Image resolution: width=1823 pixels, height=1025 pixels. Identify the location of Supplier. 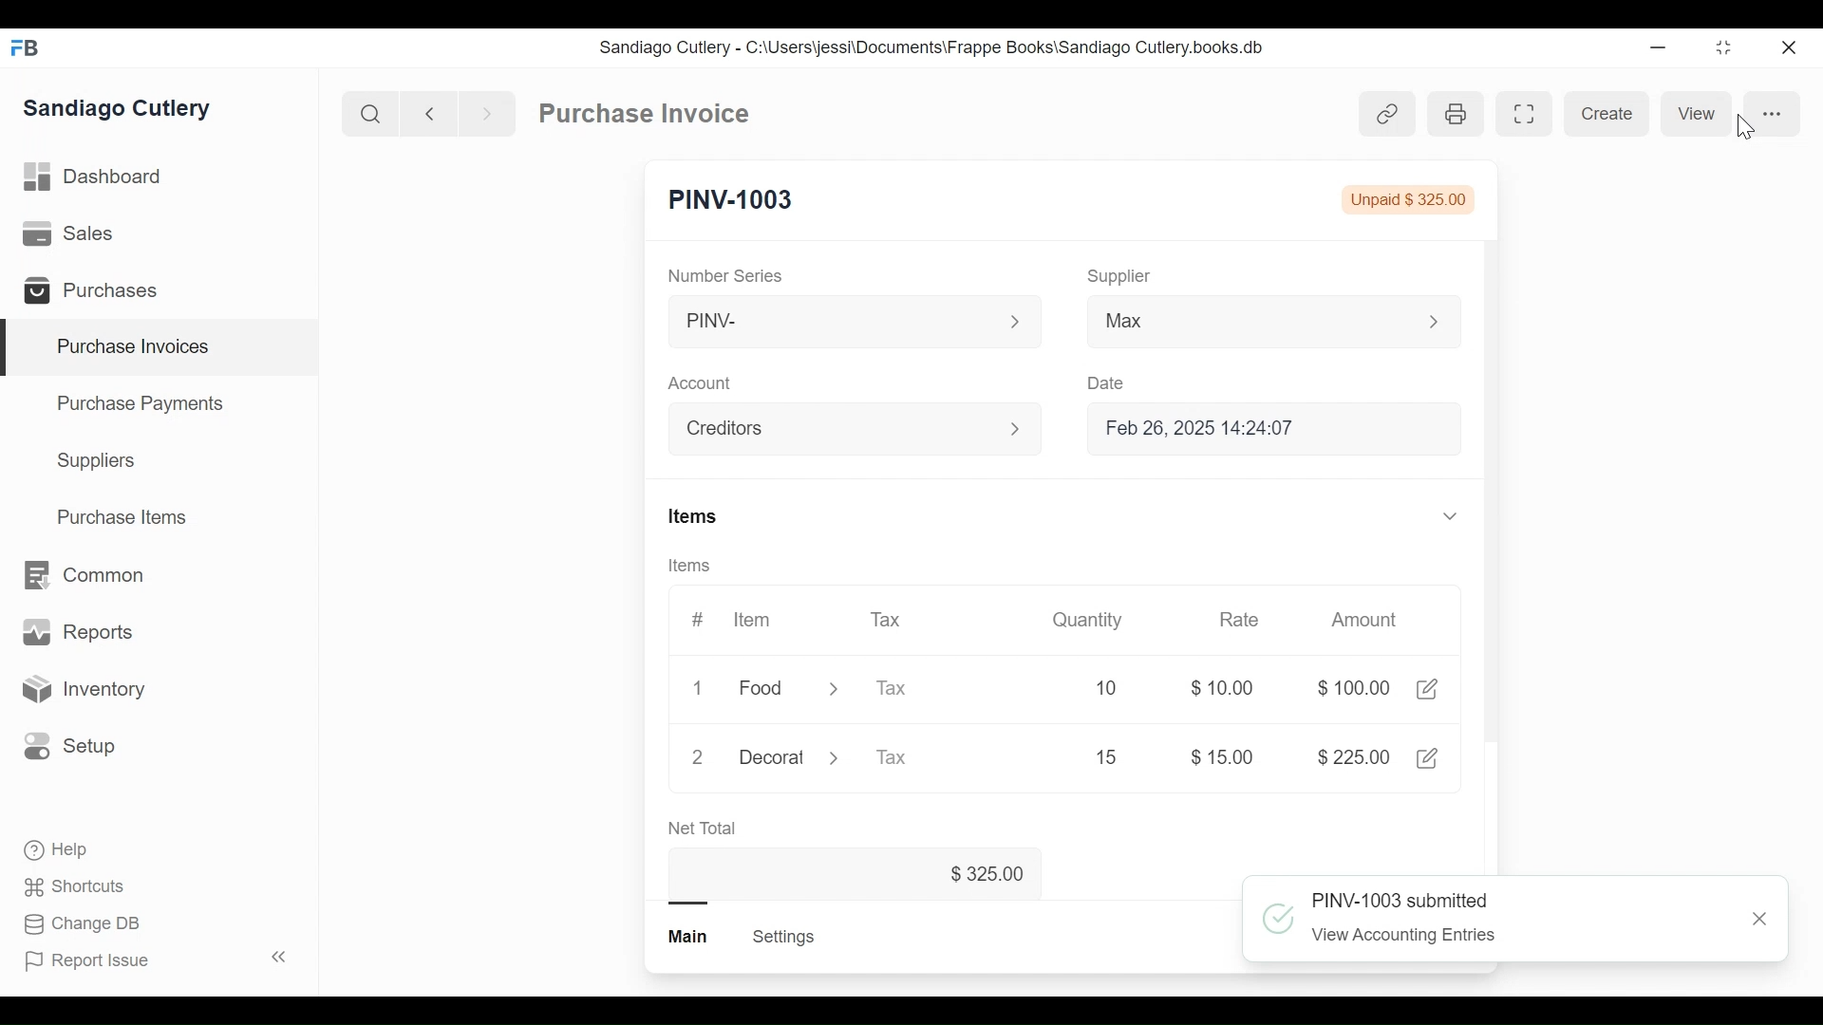
(1119, 276).